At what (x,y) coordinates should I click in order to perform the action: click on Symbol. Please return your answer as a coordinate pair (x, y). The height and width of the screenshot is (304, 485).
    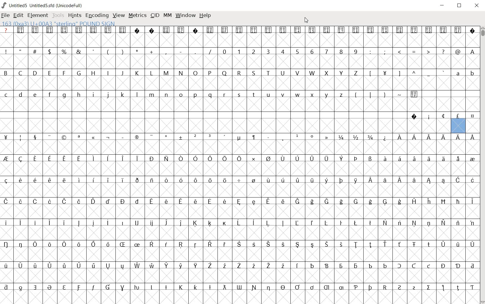
    Looking at the image, I should click on (400, 223).